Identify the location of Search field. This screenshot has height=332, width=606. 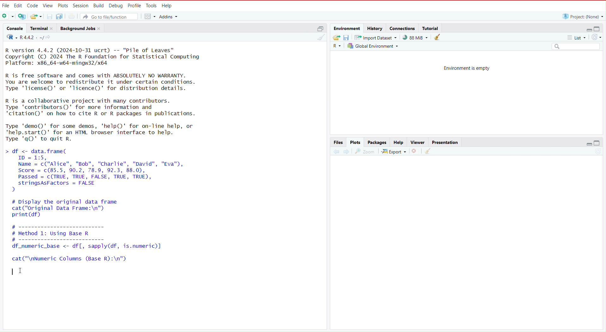
(577, 46).